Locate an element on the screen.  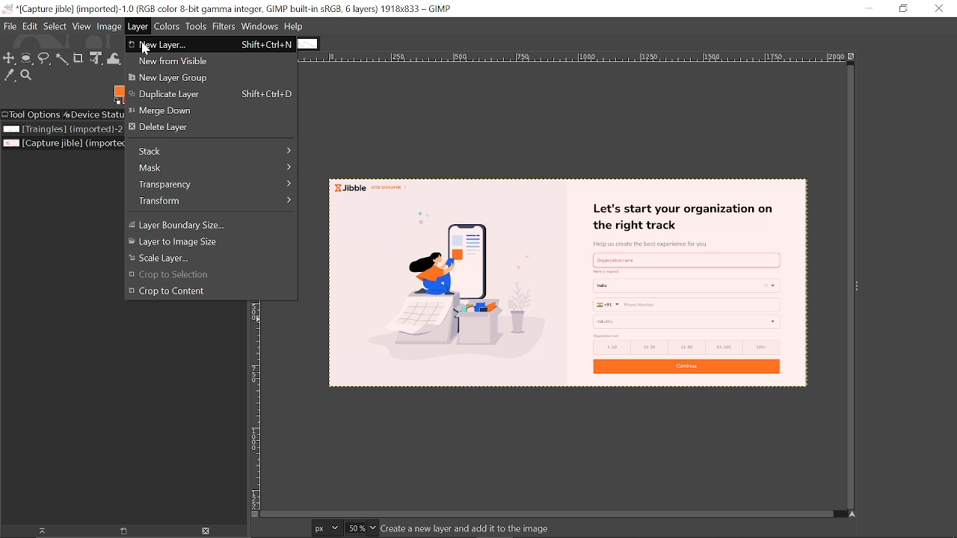
Zoom tool is located at coordinates (28, 75).